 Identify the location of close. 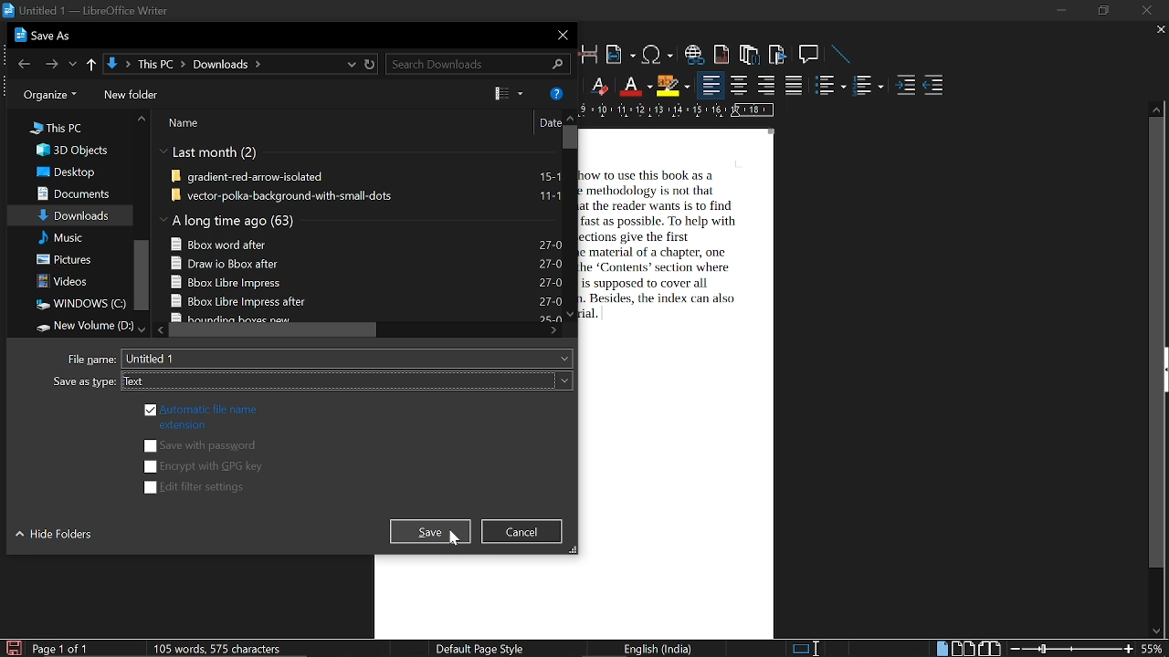
(560, 35).